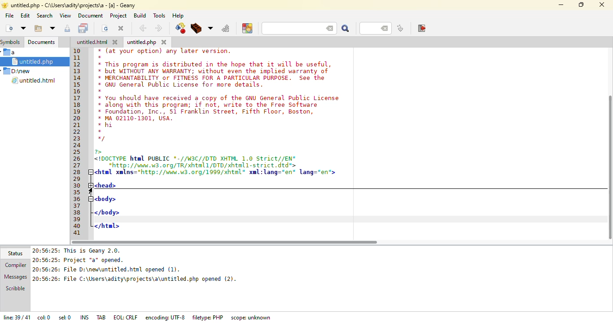 The height and width of the screenshot is (323, 613). Describe the element at coordinates (196, 28) in the screenshot. I see `build` at that location.